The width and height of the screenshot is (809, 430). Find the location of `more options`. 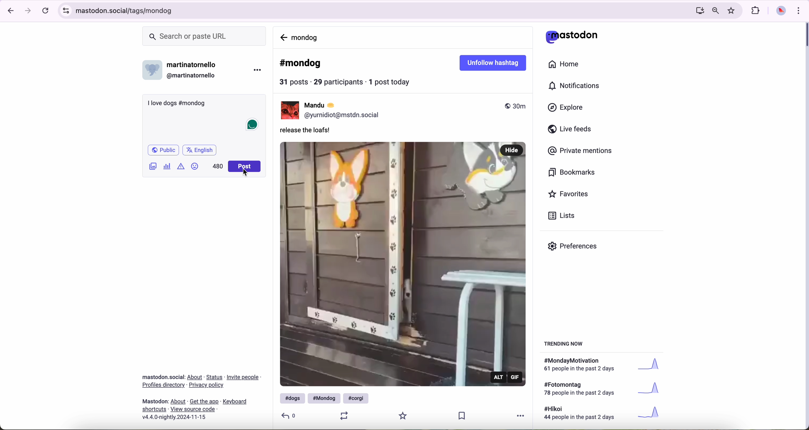

more options is located at coordinates (257, 71).